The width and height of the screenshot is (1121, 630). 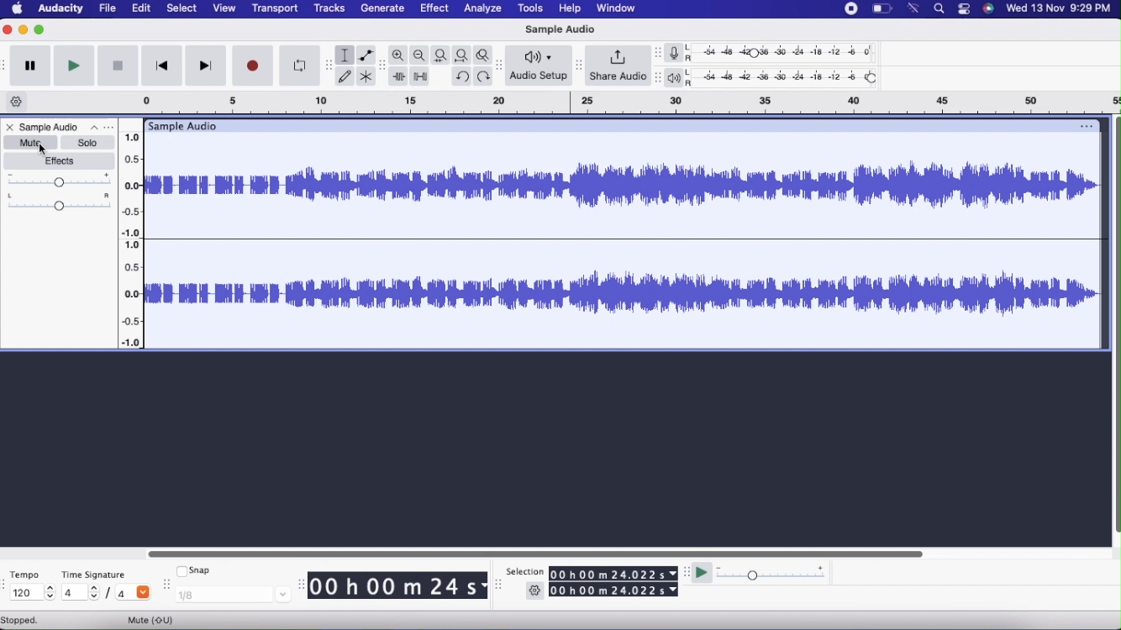 What do you see at coordinates (613, 591) in the screenshot?
I see `00 h 00 m 24.022s` at bounding box center [613, 591].